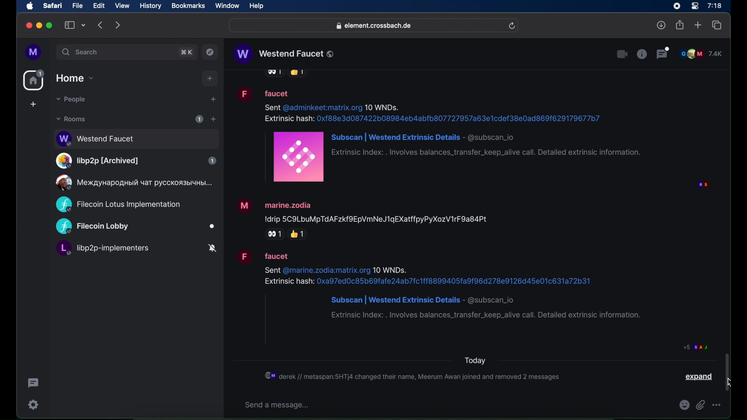  Describe the element at coordinates (663, 53) in the screenshot. I see `threads` at that location.